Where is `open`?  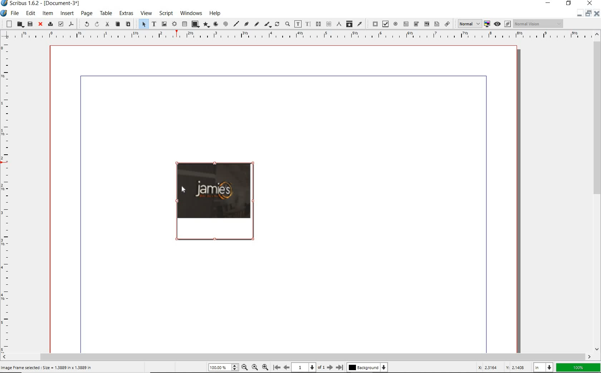
open is located at coordinates (20, 25).